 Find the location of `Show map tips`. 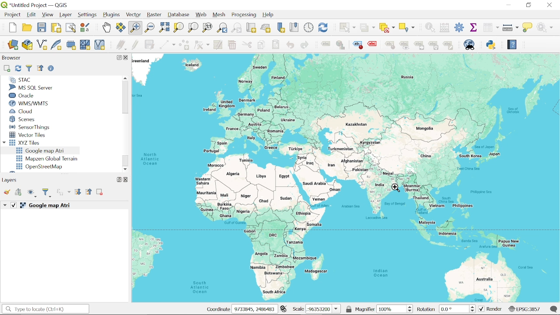

Show map tips is located at coordinates (528, 27).